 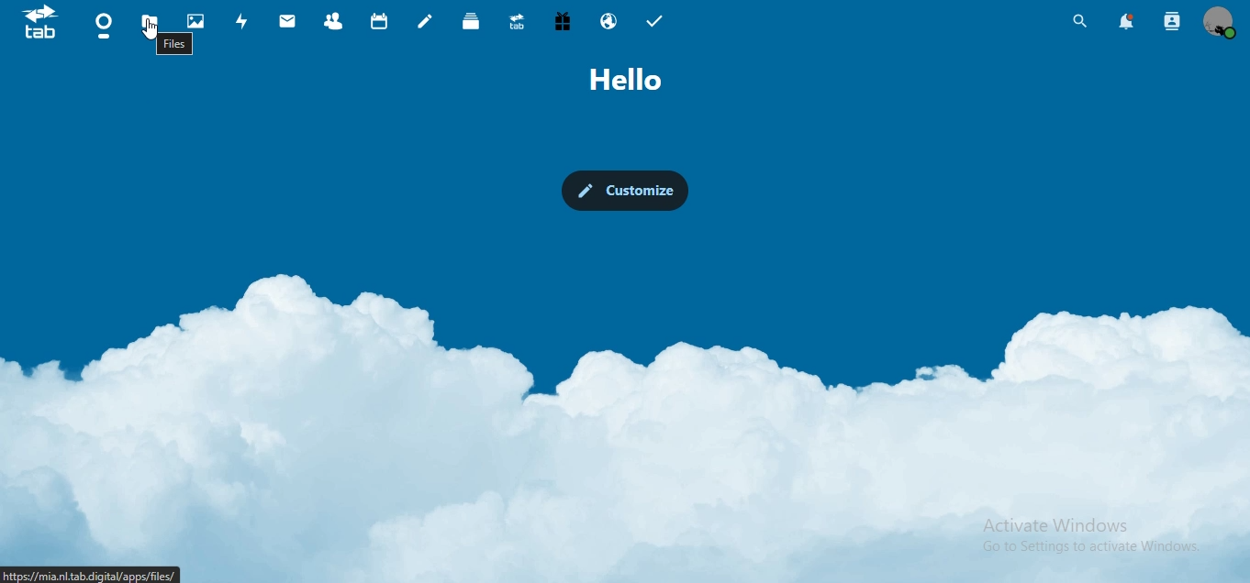 What do you see at coordinates (150, 31) in the screenshot?
I see `cursor` at bounding box center [150, 31].